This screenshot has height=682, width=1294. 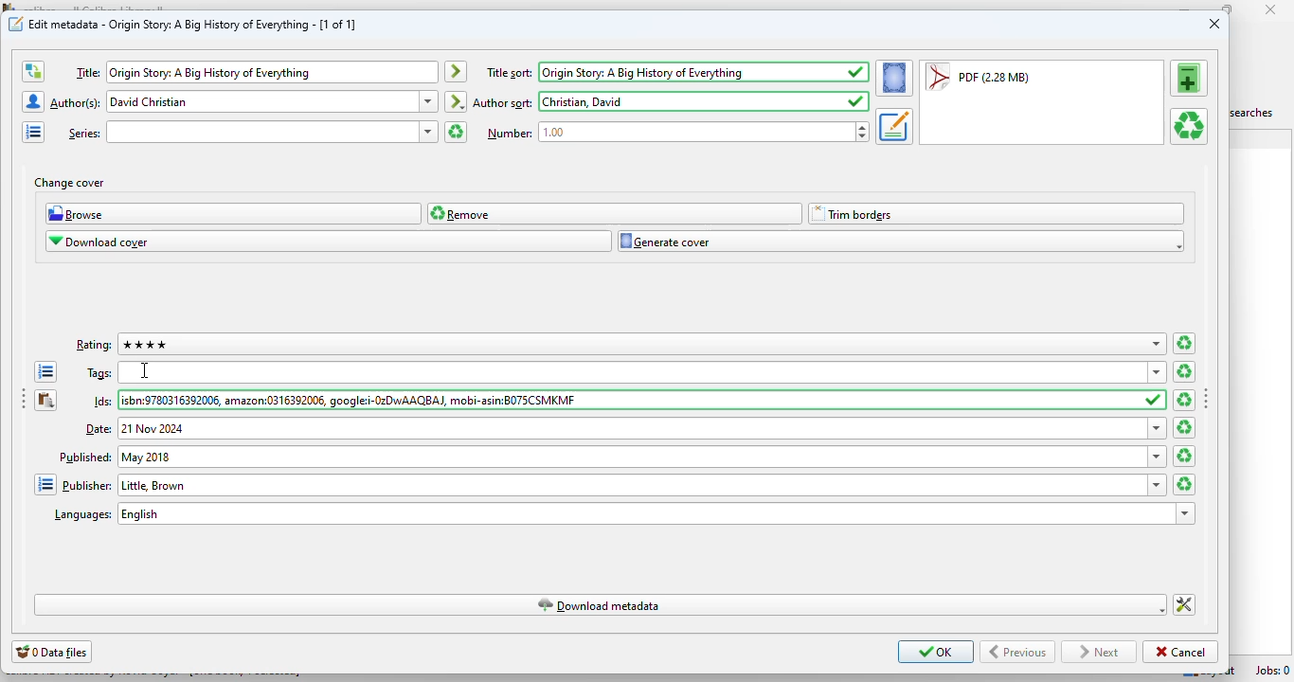 What do you see at coordinates (262, 132) in the screenshot?
I see `series` at bounding box center [262, 132].